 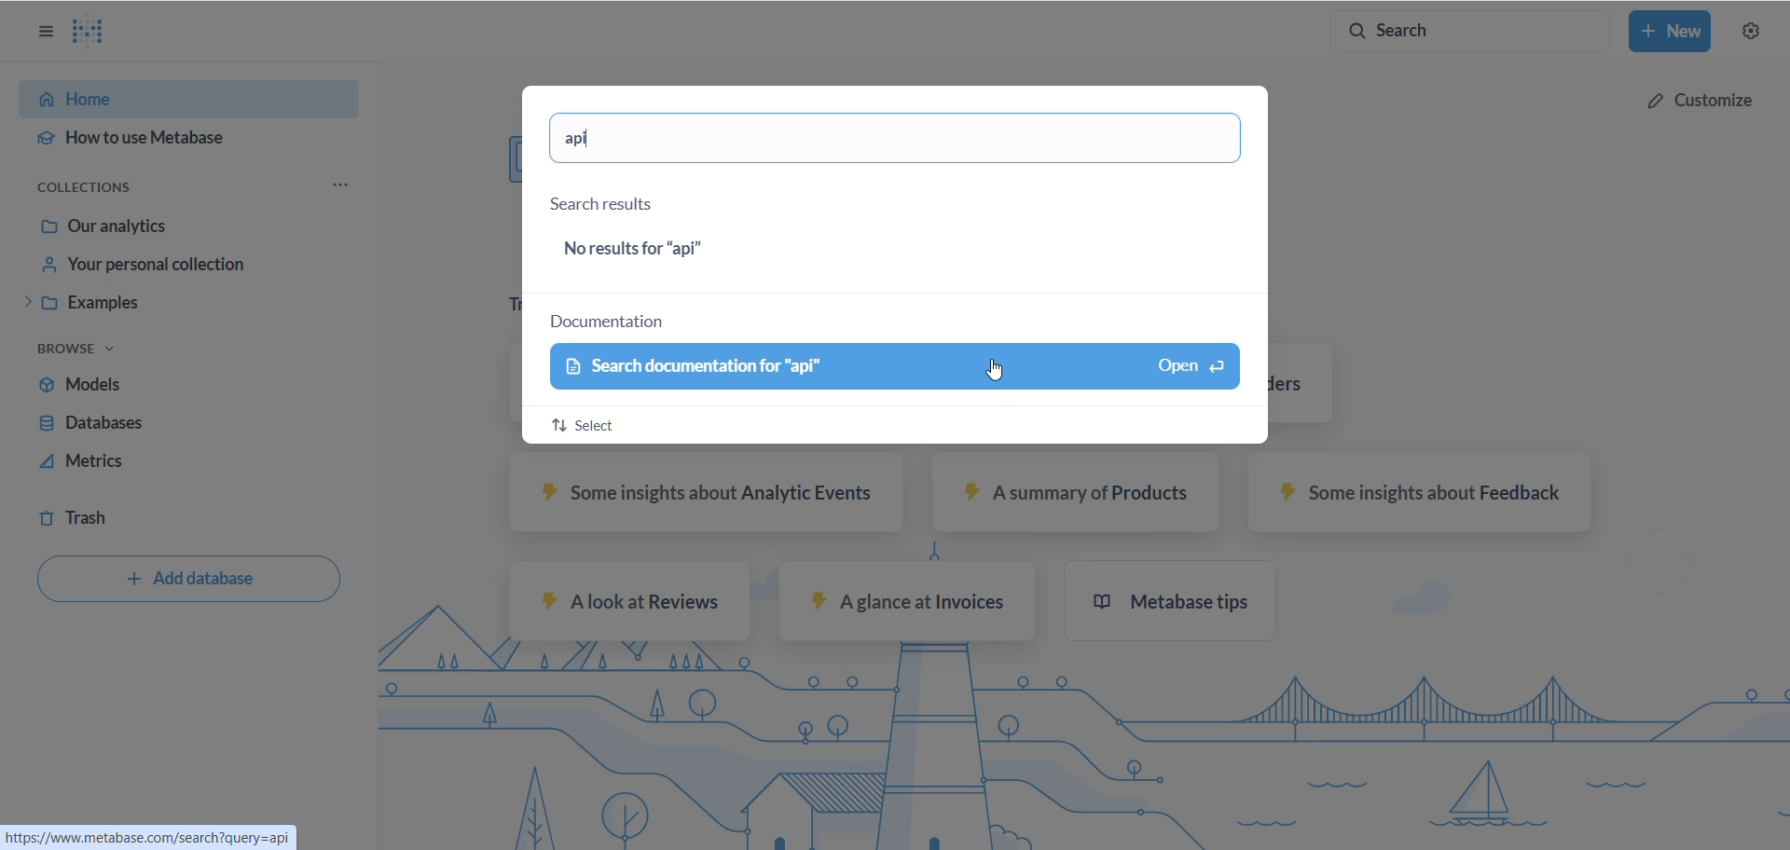 I want to click on examples, so click(x=158, y=305).